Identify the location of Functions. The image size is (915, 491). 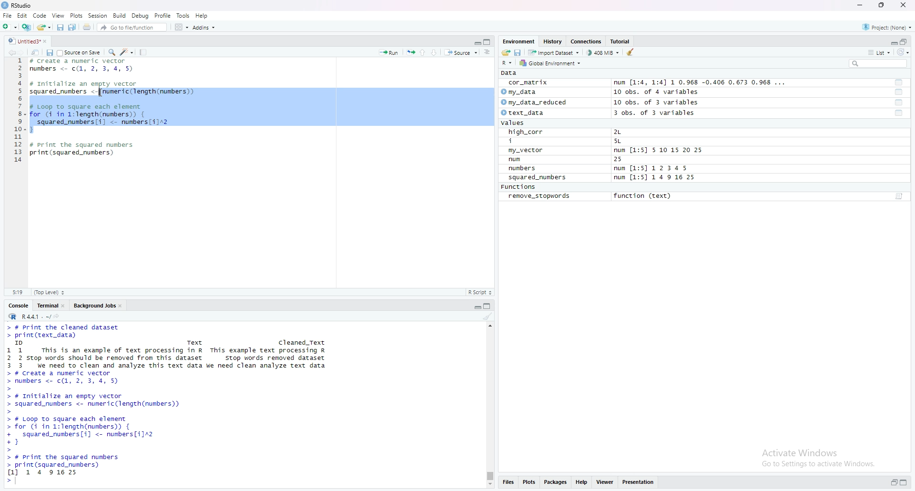
(520, 187).